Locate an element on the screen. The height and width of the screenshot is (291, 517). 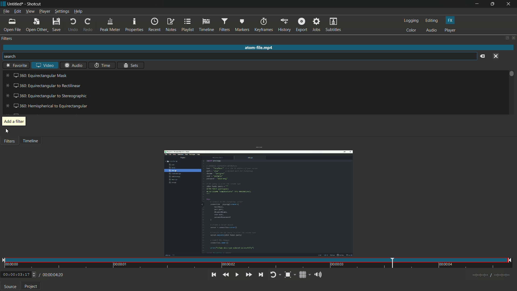
skip to the next point is located at coordinates (261, 275).